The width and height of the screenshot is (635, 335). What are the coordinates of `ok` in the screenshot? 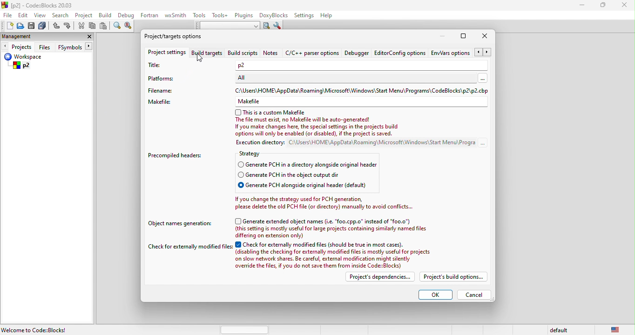 It's located at (434, 294).